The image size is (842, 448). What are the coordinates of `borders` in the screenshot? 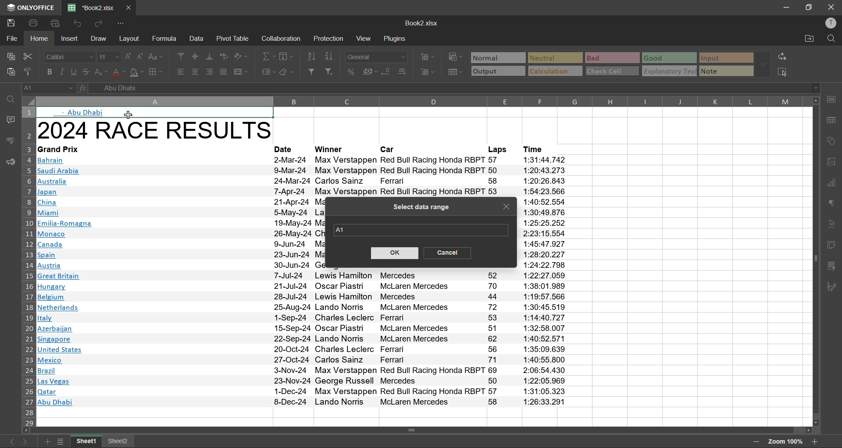 It's located at (155, 72).